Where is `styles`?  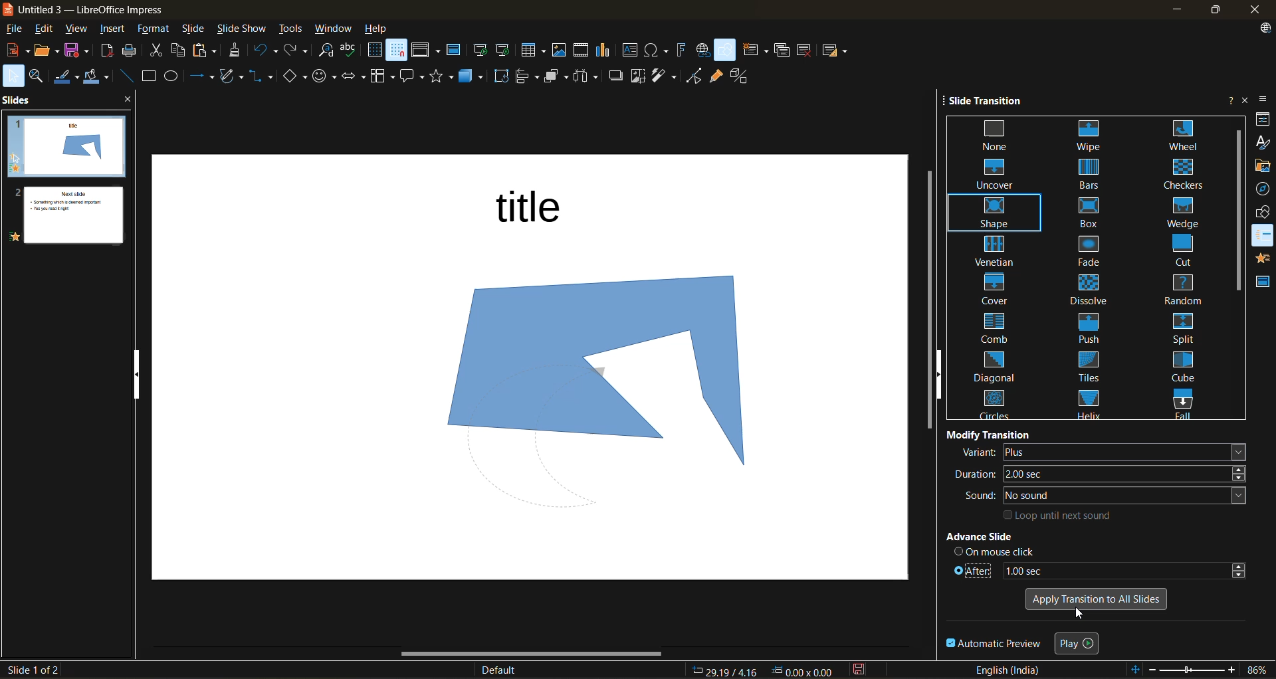
styles is located at coordinates (1261, 143).